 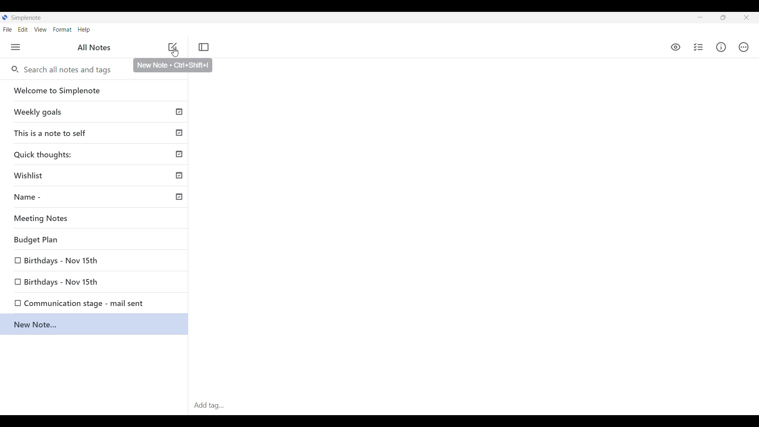 What do you see at coordinates (7, 29) in the screenshot?
I see `File ` at bounding box center [7, 29].